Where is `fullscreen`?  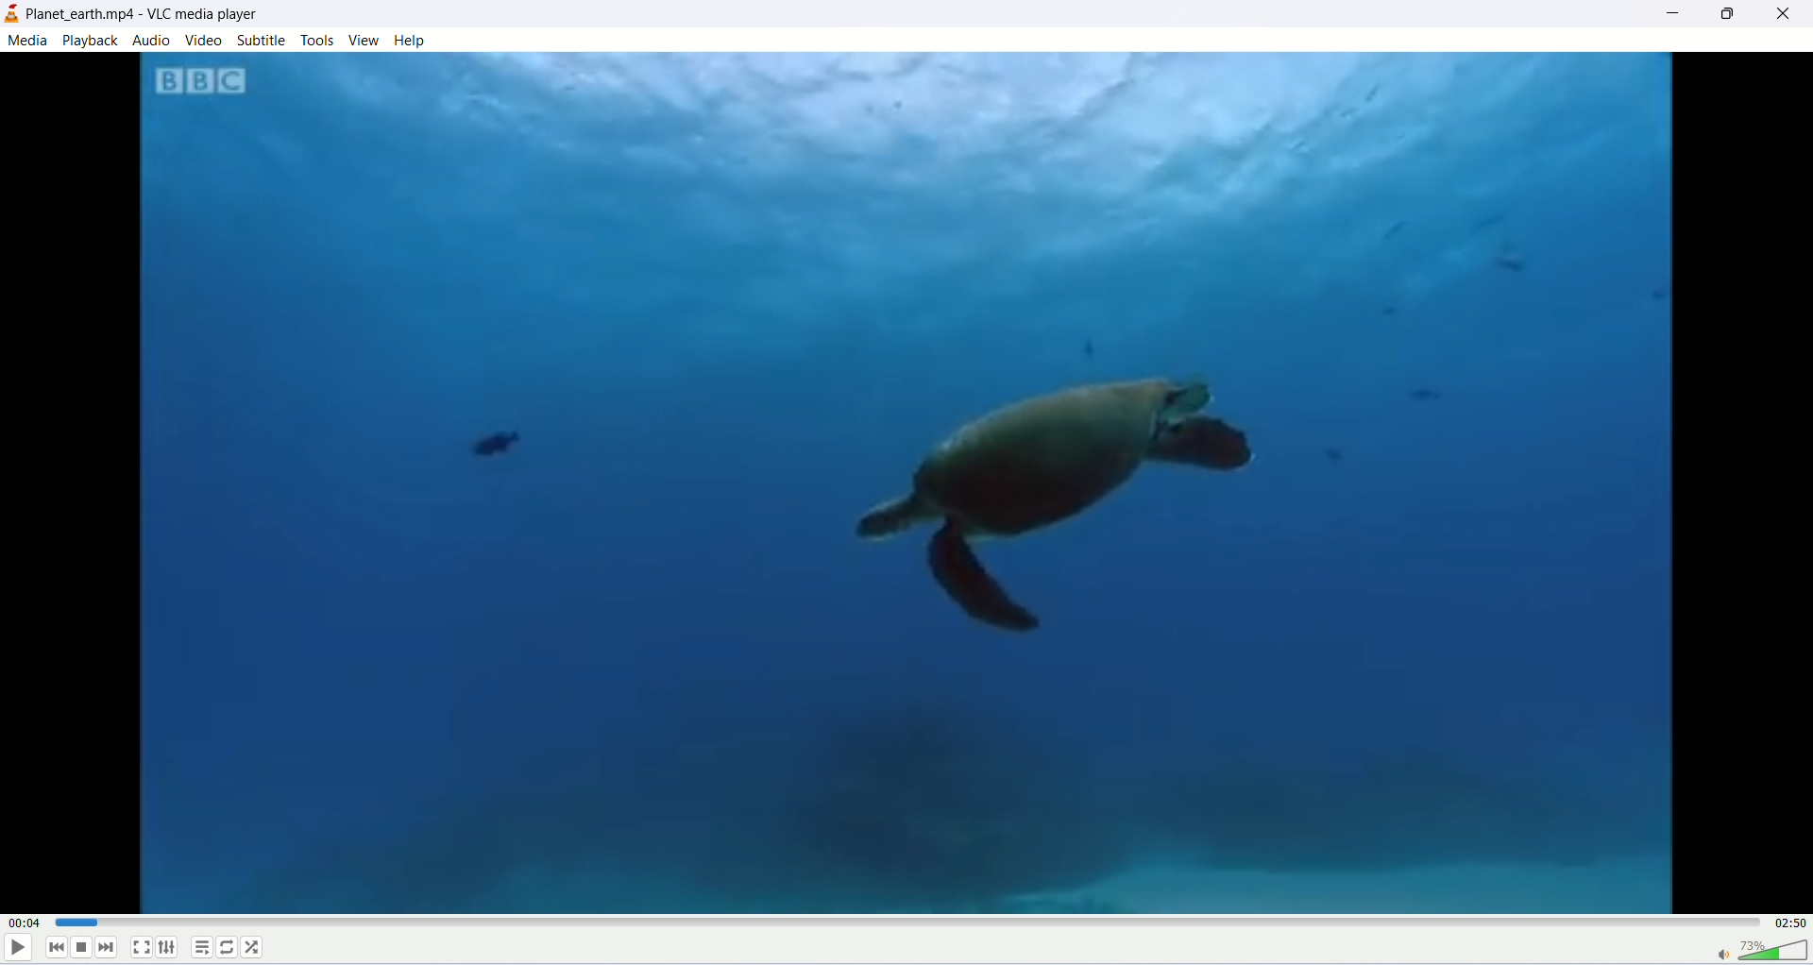
fullscreen is located at coordinates (143, 948).